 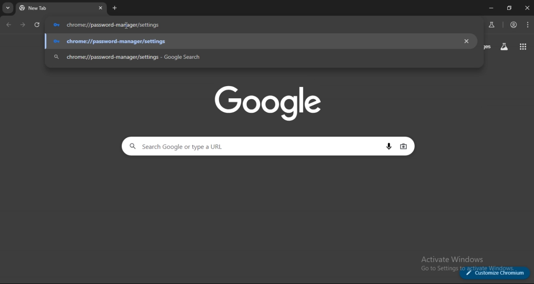 I want to click on remove, so click(x=466, y=41).